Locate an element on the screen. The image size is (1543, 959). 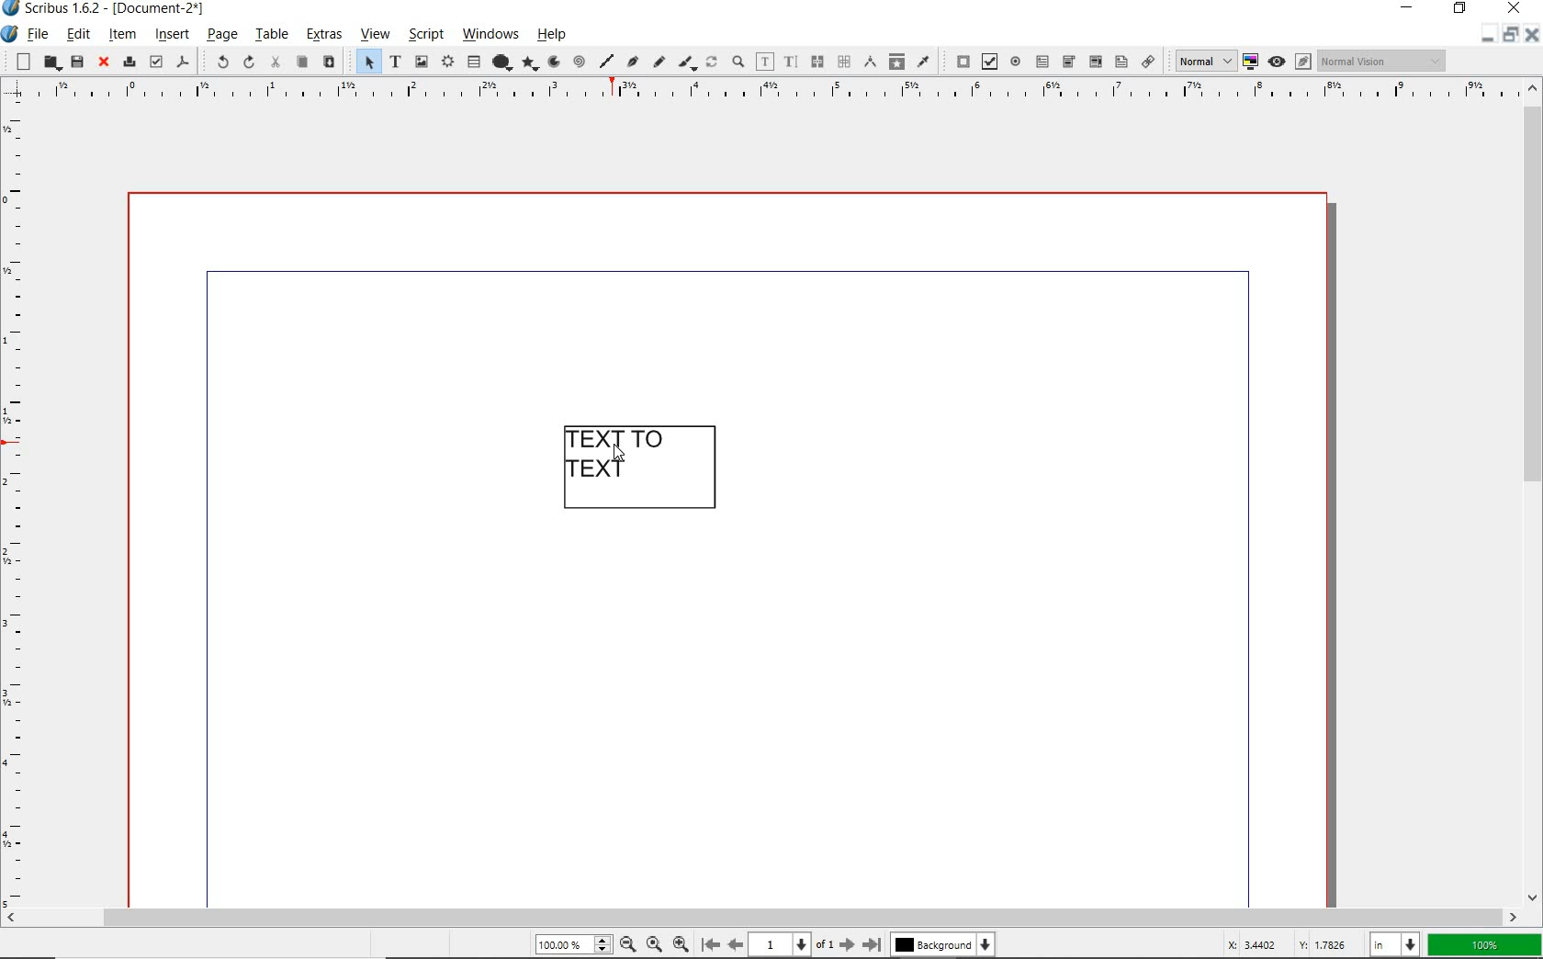
ruler is located at coordinates (18, 510).